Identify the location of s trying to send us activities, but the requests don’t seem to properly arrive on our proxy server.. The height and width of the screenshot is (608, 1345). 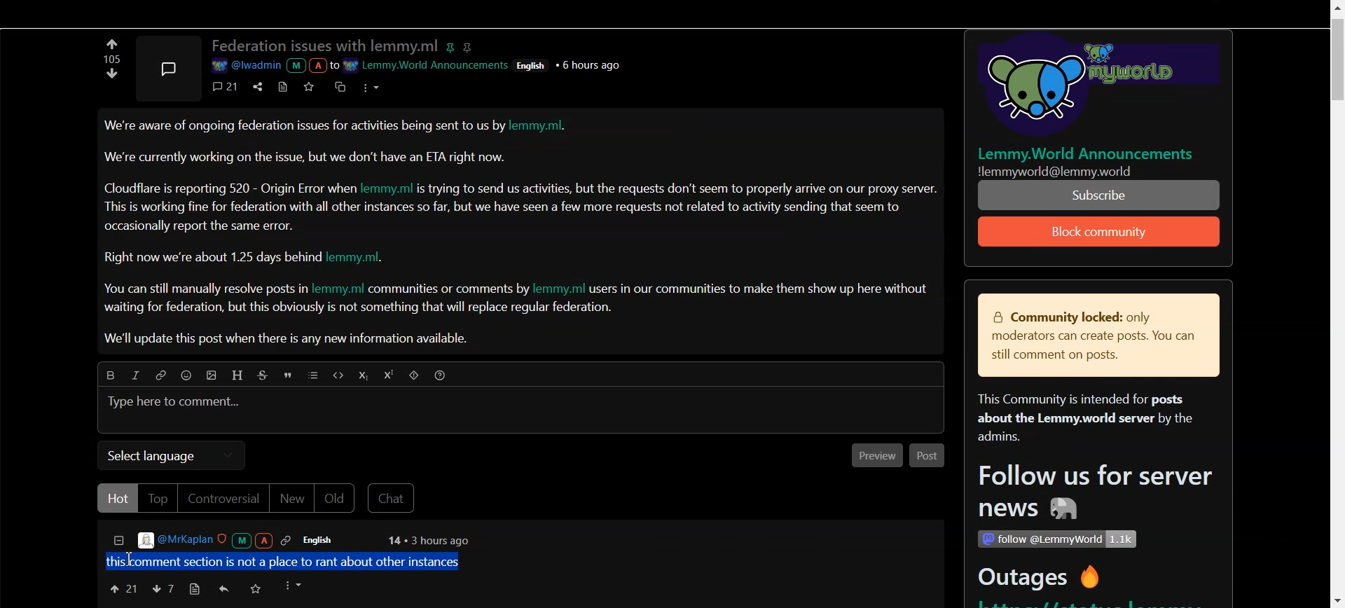
(679, 189).